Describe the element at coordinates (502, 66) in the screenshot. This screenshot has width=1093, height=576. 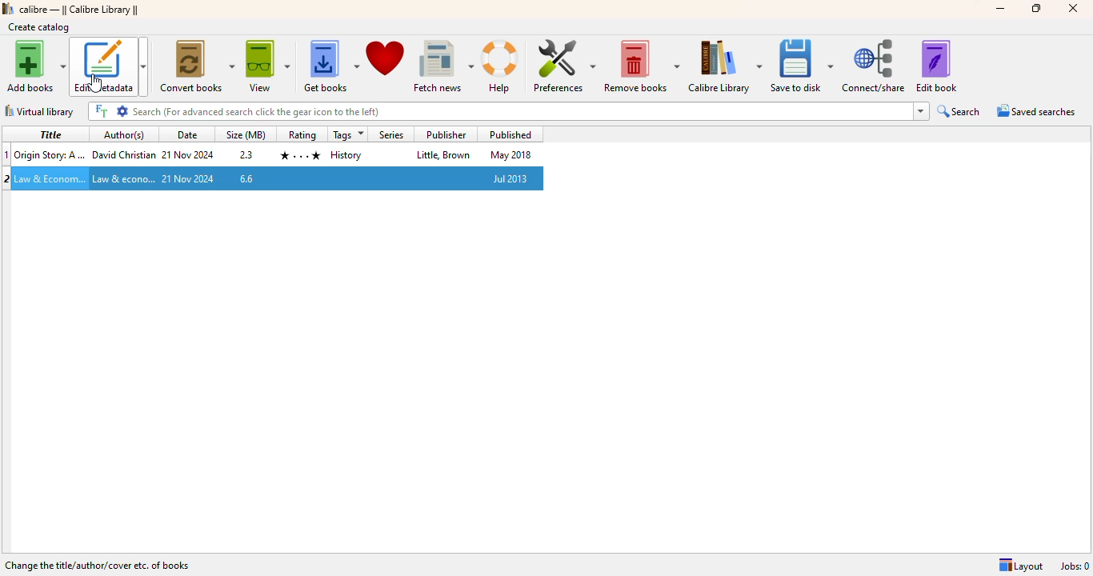
I see `help` at that location.